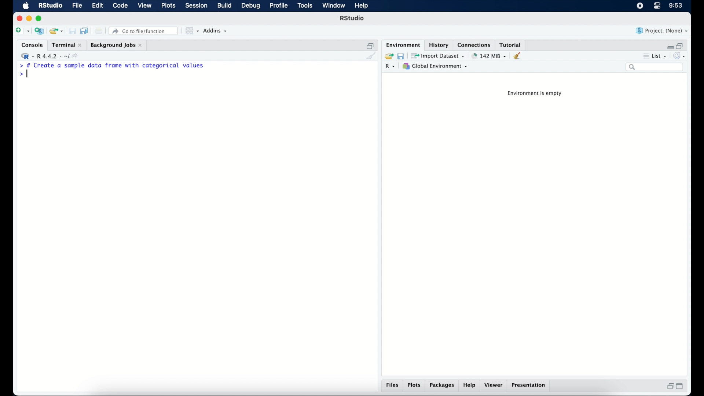 Image resolution: width=704 pixels, height=396 pixels. What do you see at coordinates (530, 386) in the screenshot?
I see `presentation` at bounding box center [530, 386].